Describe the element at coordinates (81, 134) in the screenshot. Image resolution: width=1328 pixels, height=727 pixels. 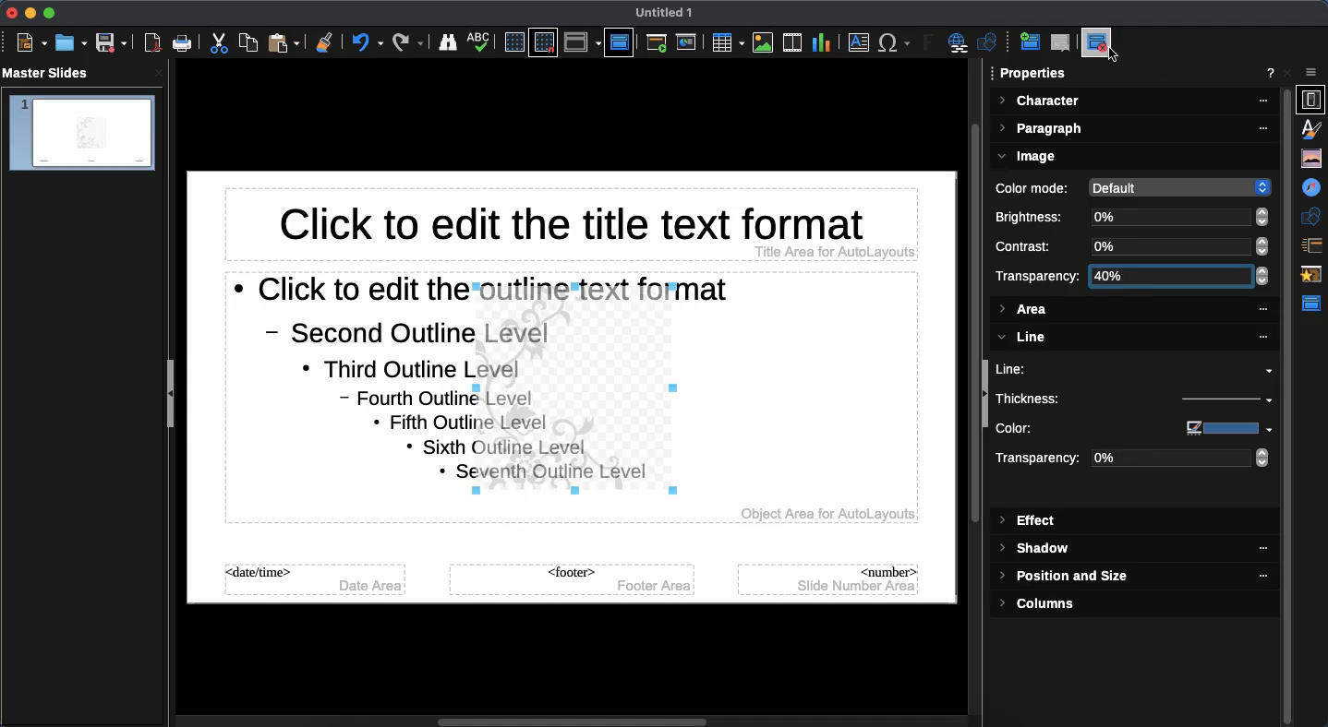
I see `slide 1` at that location.